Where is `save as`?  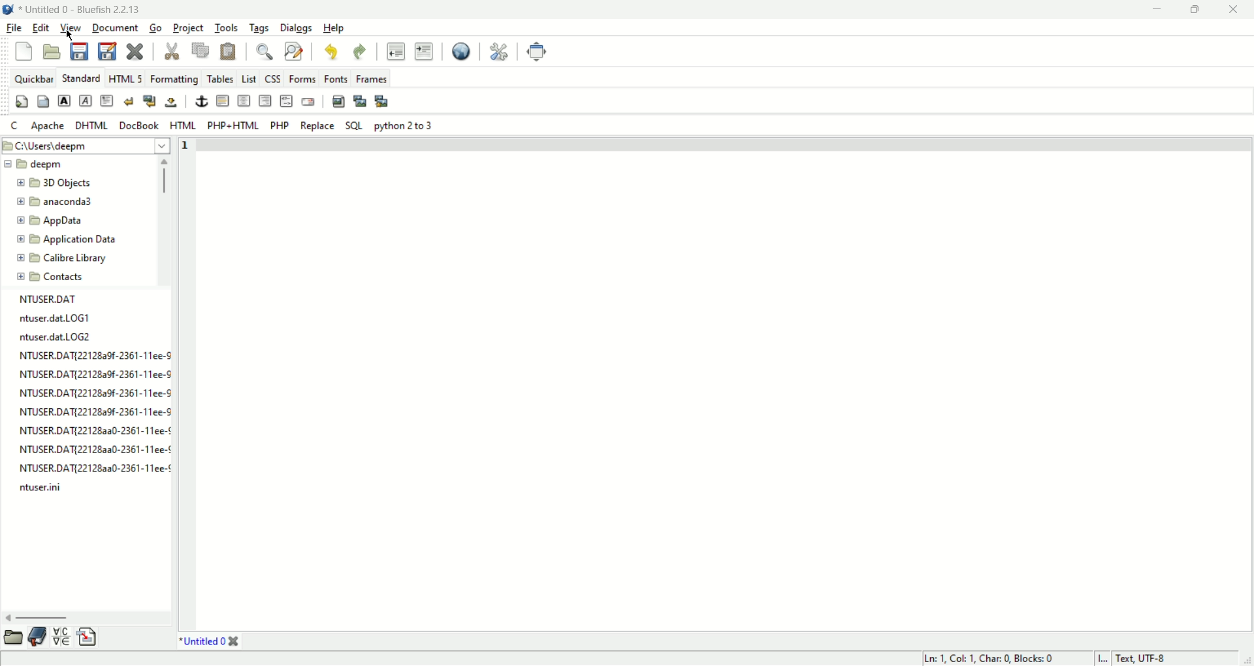 save as is located at coordinates (106, 52).